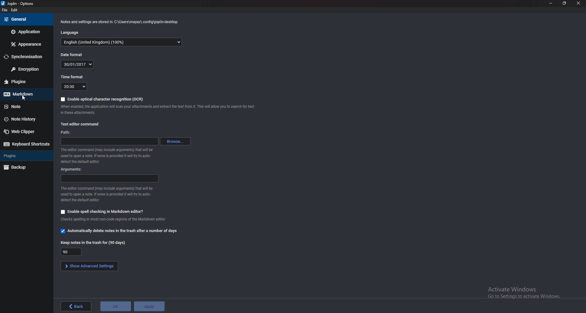 This screenshot has width=586, height=313. Describe the element at coordinates (25, 95) in the screenshot. I see `cursor on markdown` at that location.